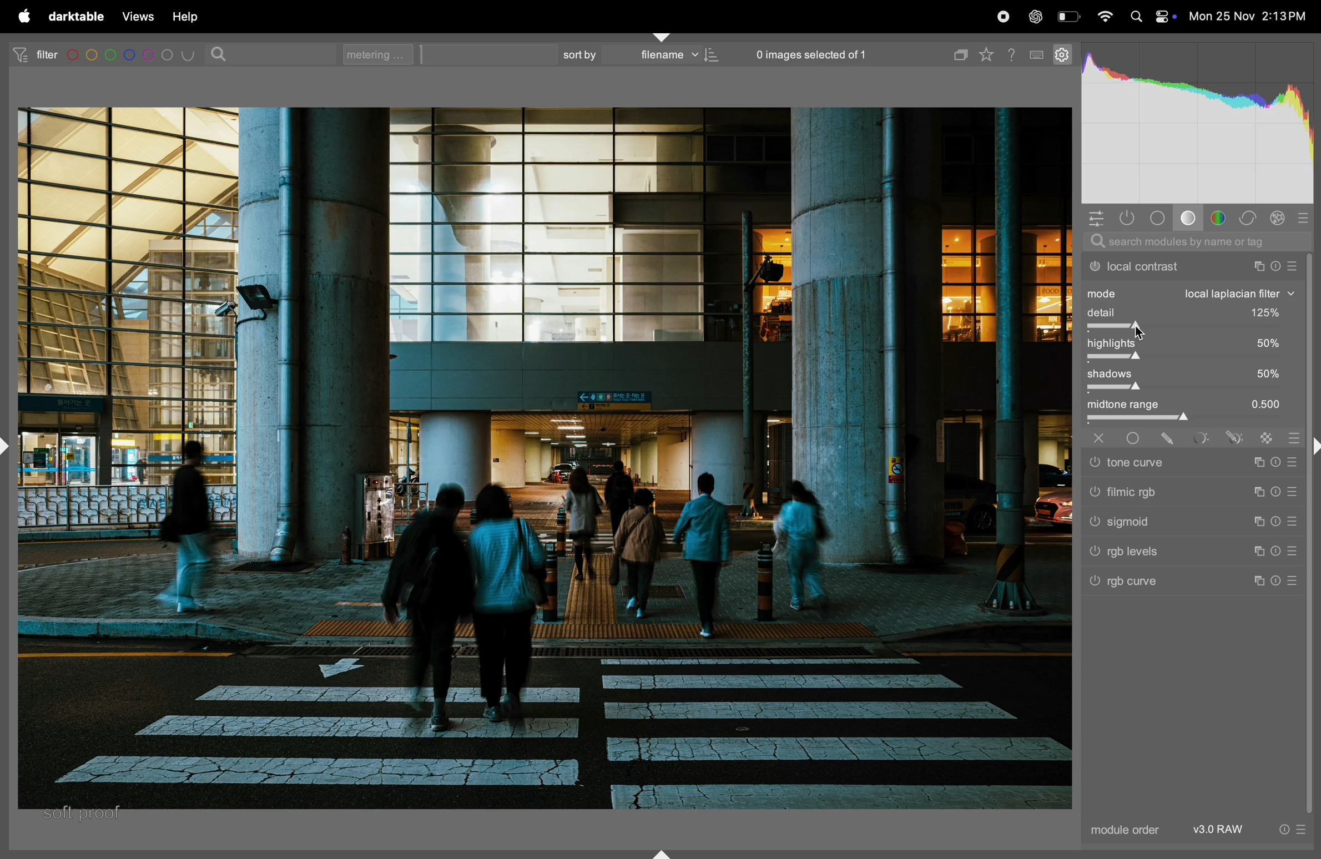 The image size is (1321, 859). Describe the element at coordinates (31, 54) in the screenshot. I see `filter` at that location.